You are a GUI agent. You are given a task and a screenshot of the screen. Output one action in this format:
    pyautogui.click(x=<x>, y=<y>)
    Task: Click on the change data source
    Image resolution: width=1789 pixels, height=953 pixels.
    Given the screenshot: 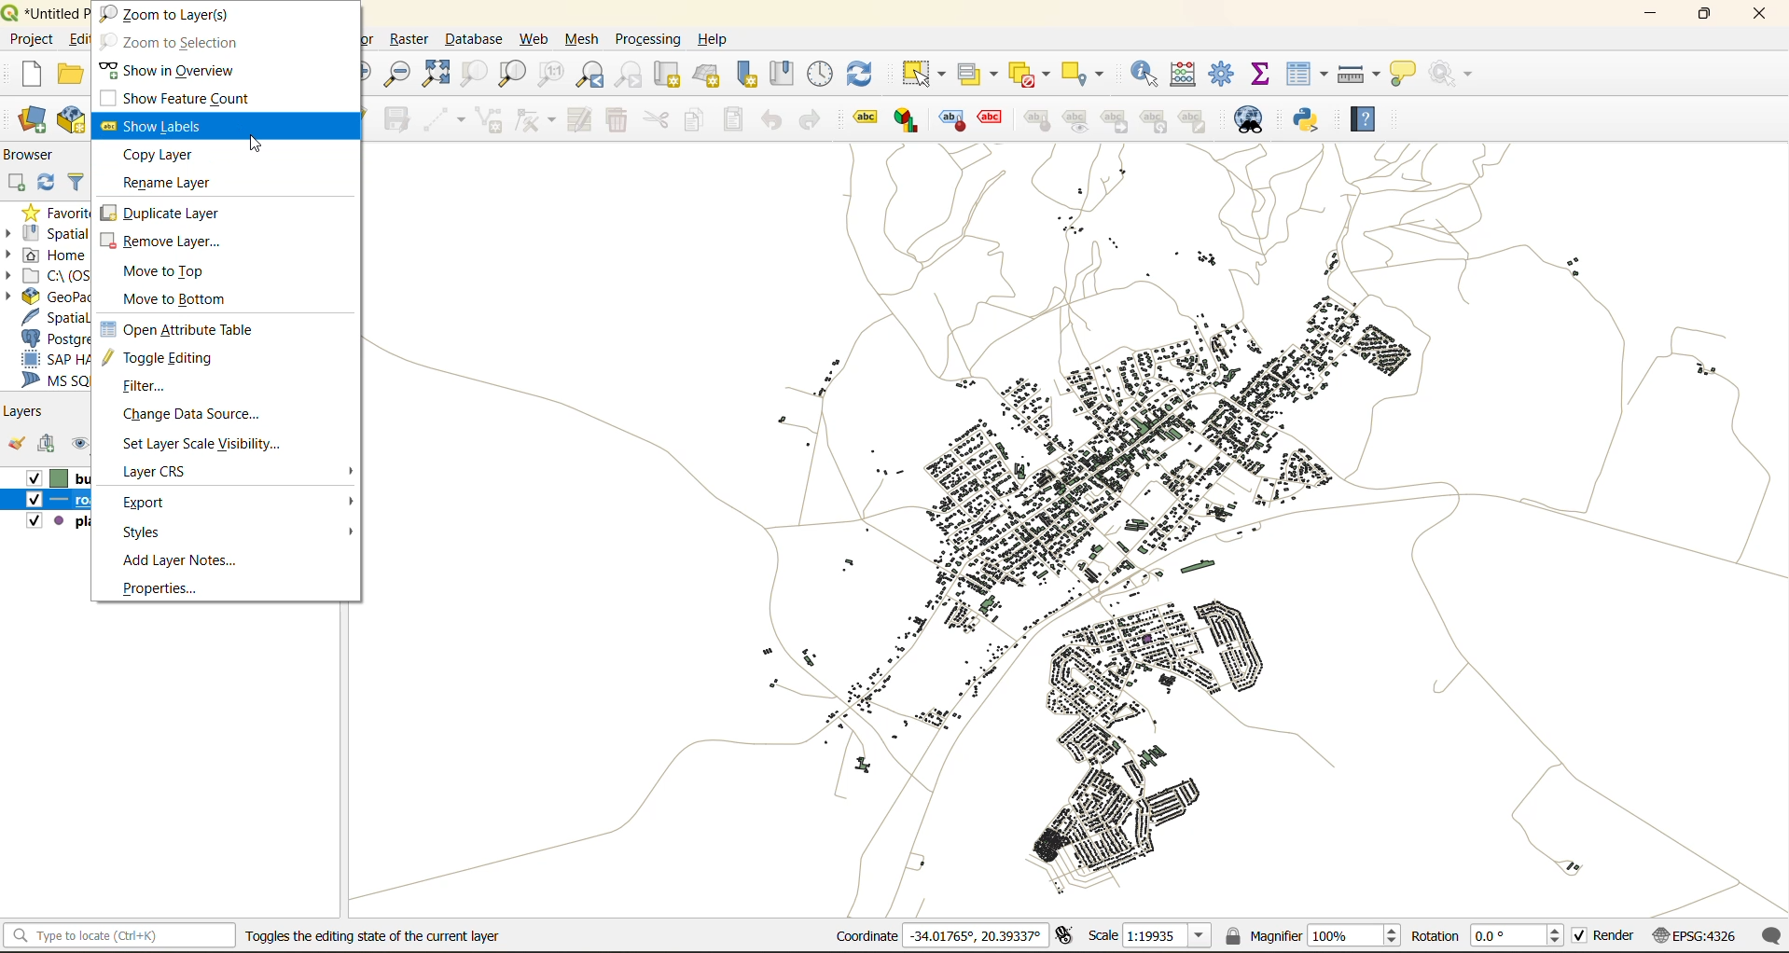 What is the action you would take?
    pyautogui.click(x=190, y=416)
    